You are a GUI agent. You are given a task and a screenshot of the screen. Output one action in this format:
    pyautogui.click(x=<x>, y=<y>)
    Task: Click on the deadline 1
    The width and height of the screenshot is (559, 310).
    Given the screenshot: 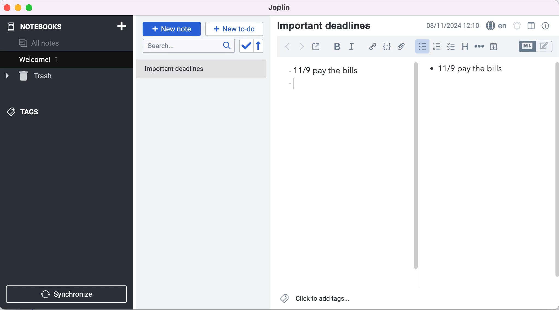 What is the action you would take?
    pyautogui.click(x=327, y=71)
    